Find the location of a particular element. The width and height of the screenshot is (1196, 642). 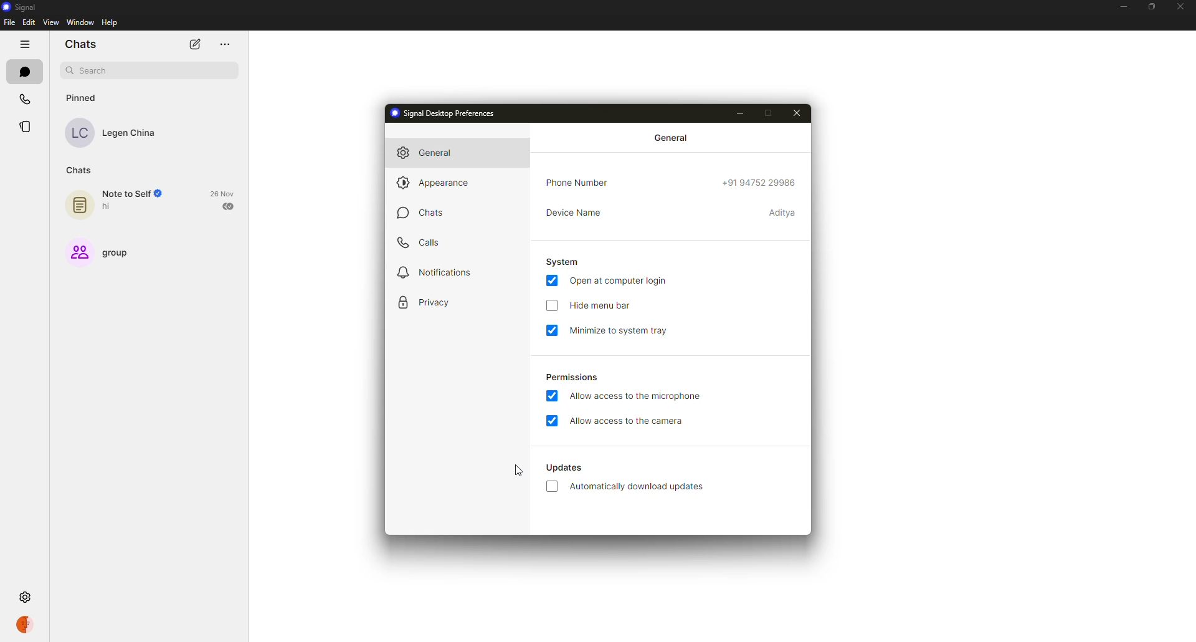

calls is located at coordinates (424, 242).